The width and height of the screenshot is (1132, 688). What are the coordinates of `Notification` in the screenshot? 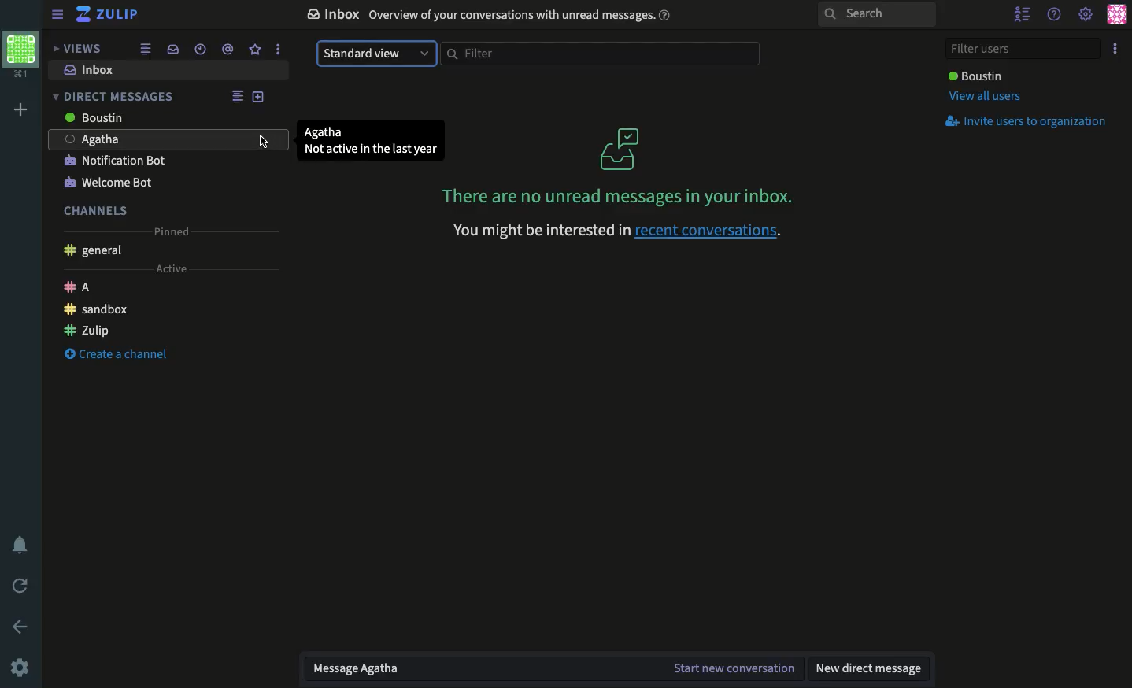 It's located at (23, 545).